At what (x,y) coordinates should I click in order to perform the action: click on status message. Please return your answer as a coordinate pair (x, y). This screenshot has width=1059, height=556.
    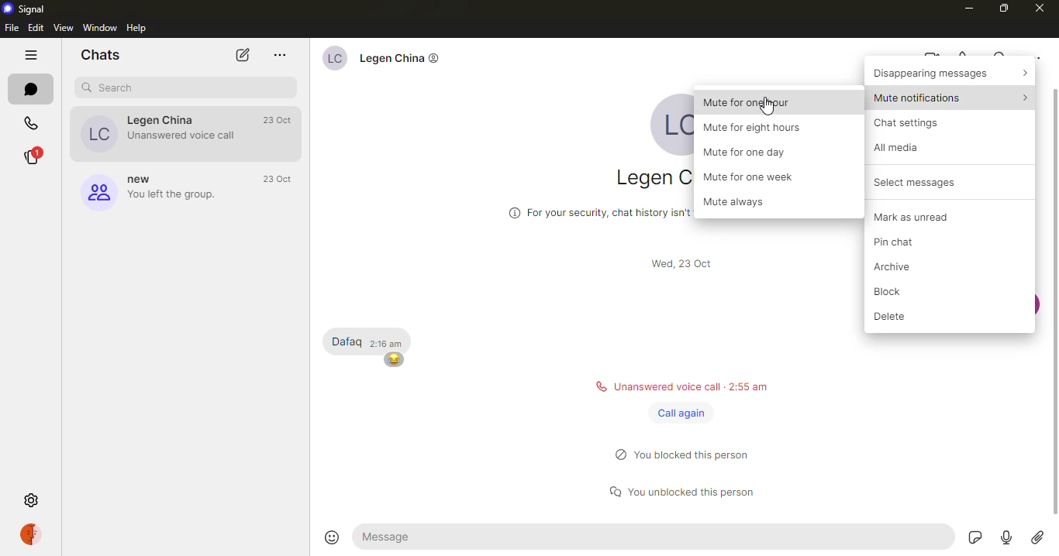
    Looking at the image, I should click on (692, 489).